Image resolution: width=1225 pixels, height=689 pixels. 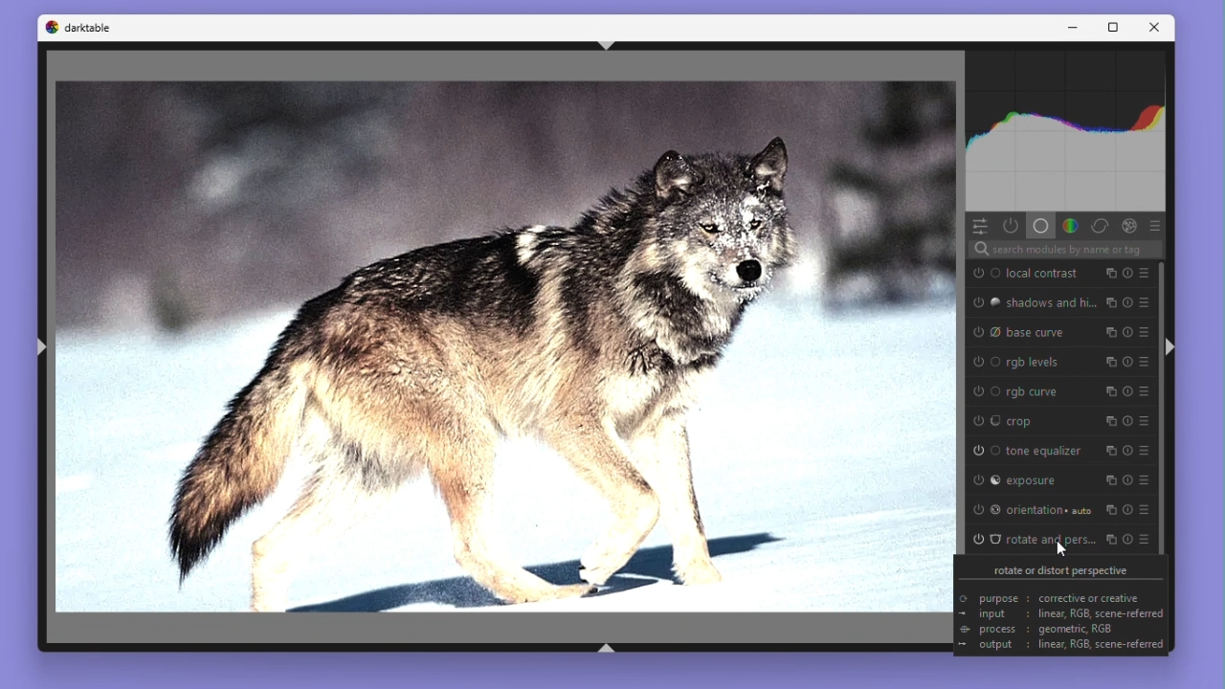 I want to click on Histogram, so click(x=1070, y=129).